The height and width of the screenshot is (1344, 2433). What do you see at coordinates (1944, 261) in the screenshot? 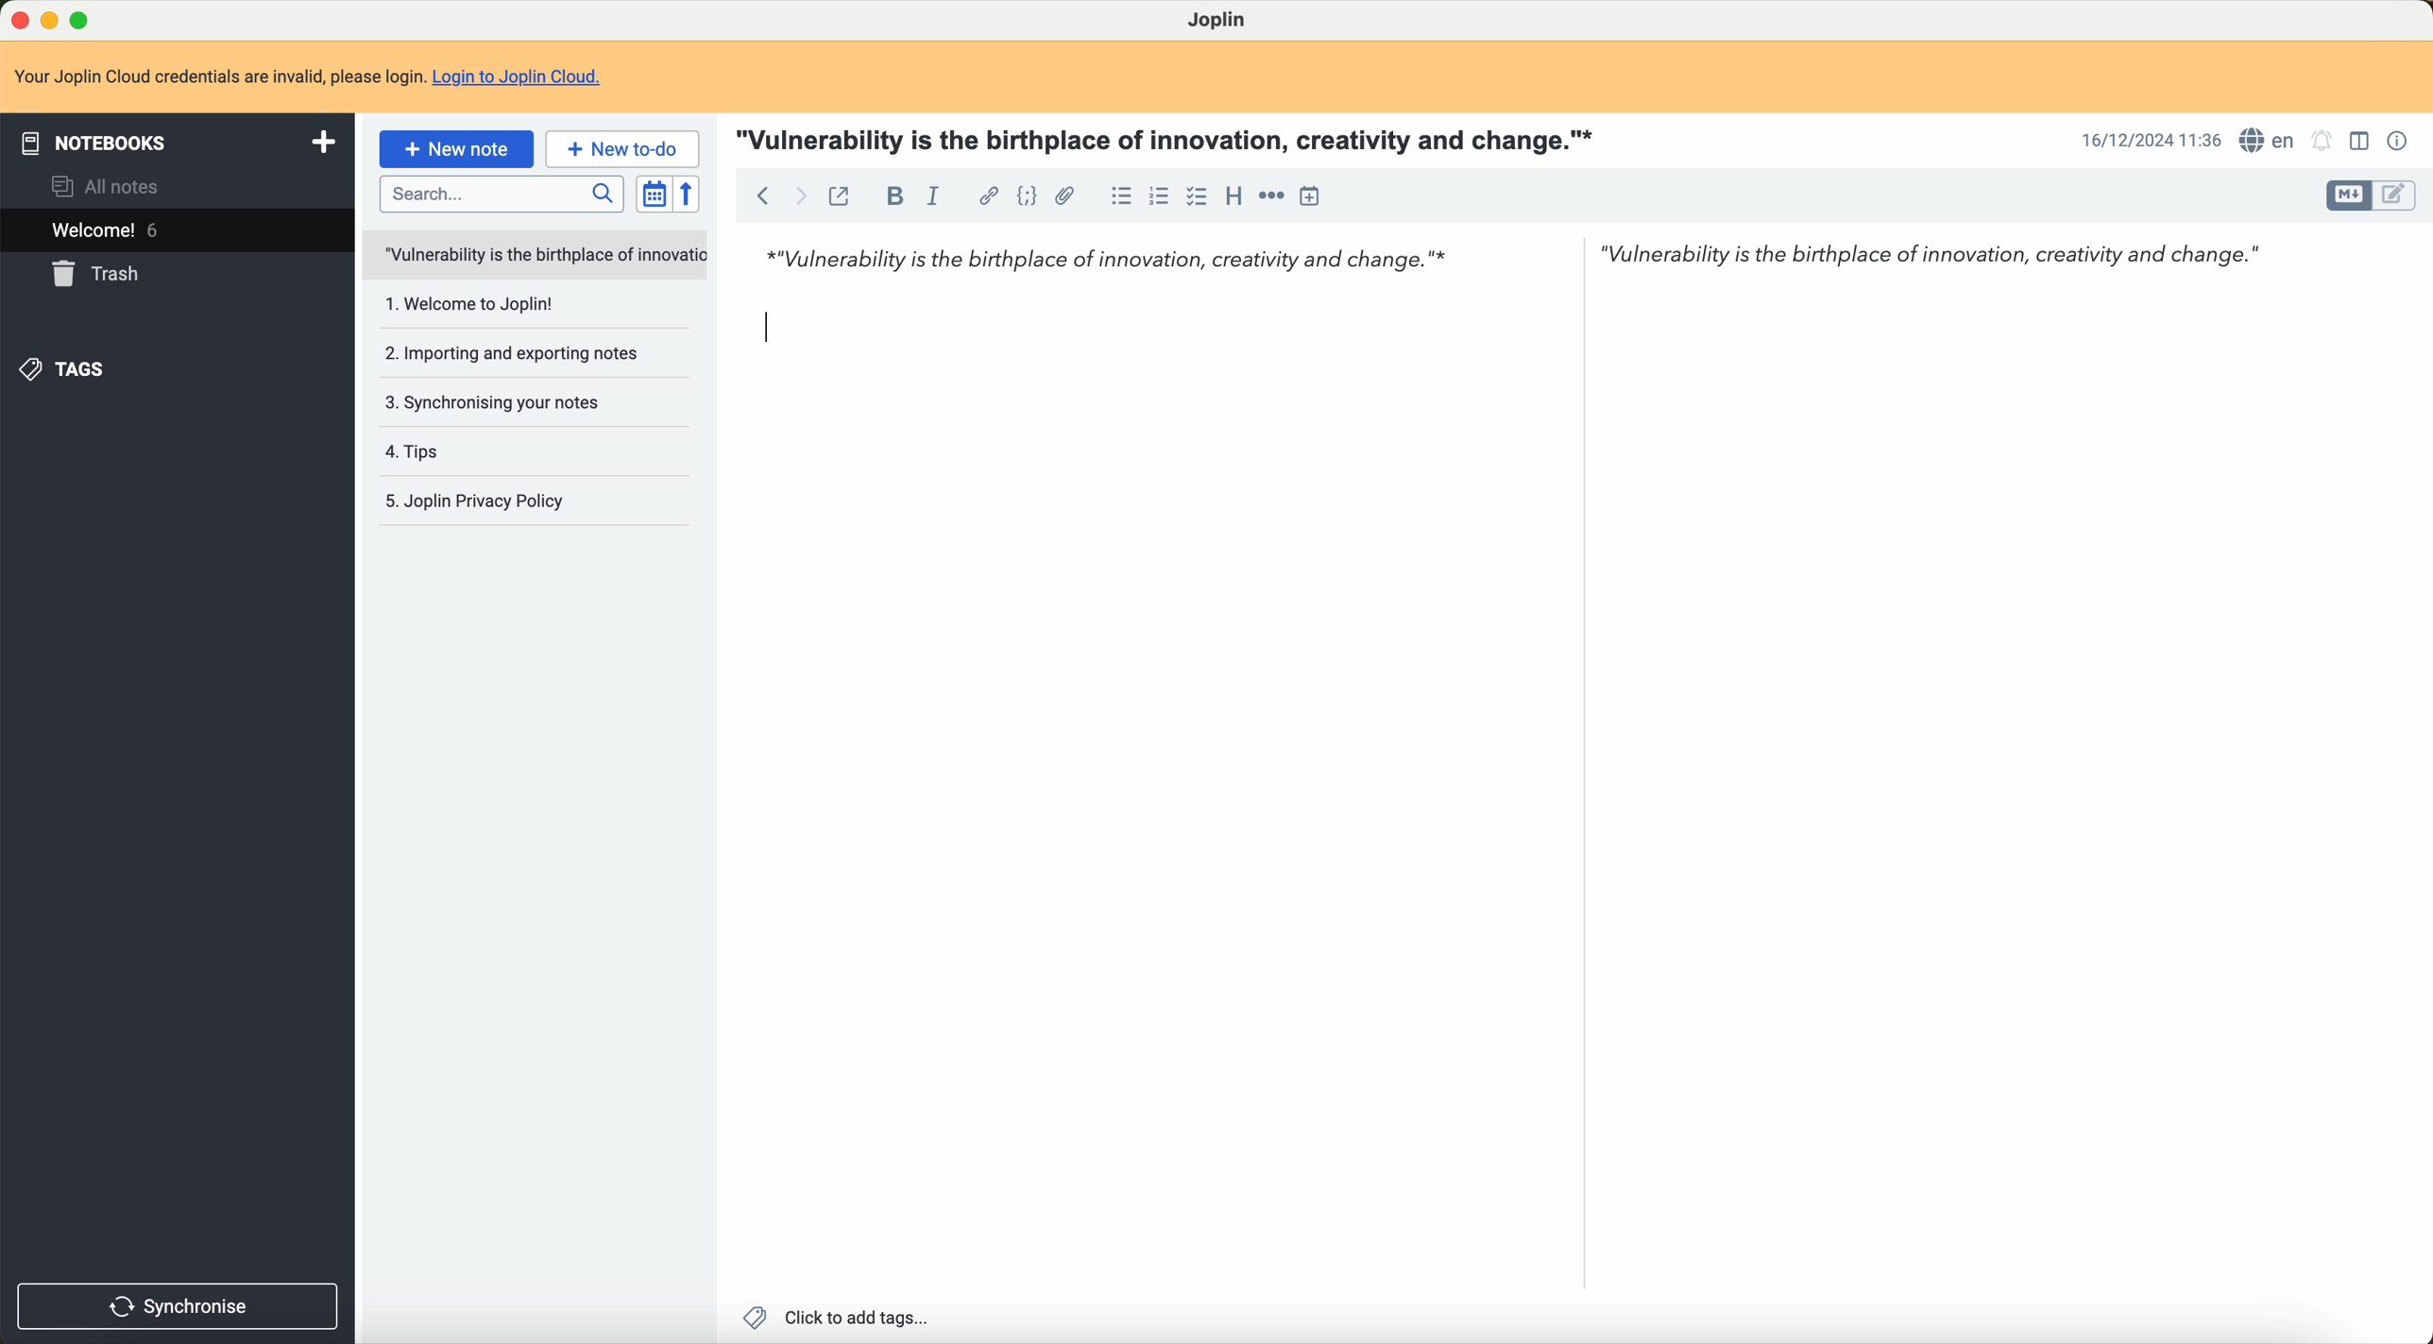
I see `"Vulnerability is the birthplace of innovation, creativity and change."` at bounding box center [1944, 261].